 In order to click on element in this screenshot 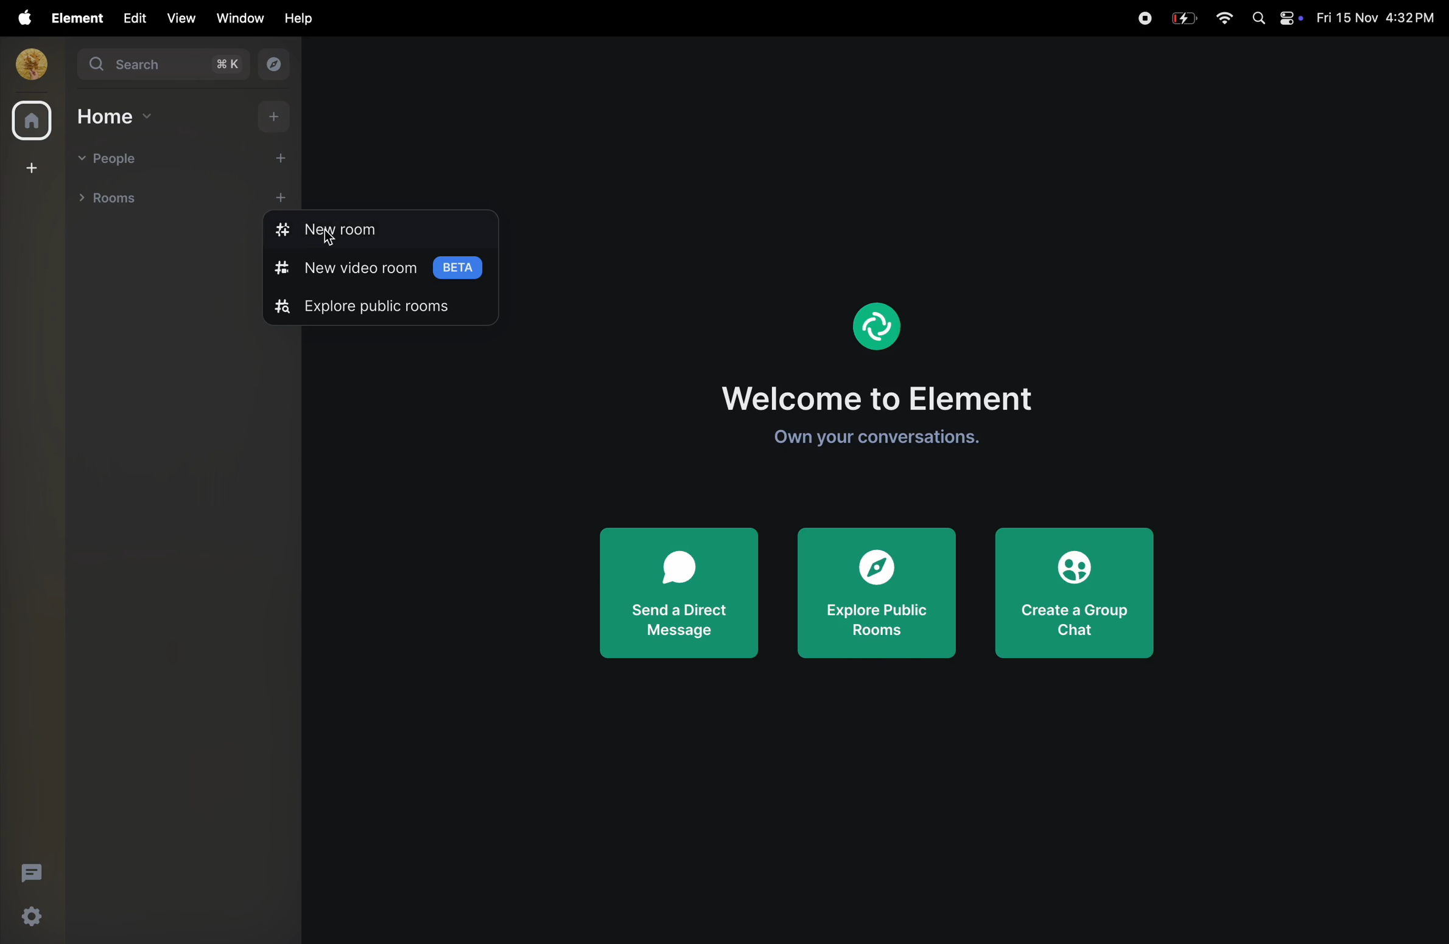, I will do `click(72, 18)`.